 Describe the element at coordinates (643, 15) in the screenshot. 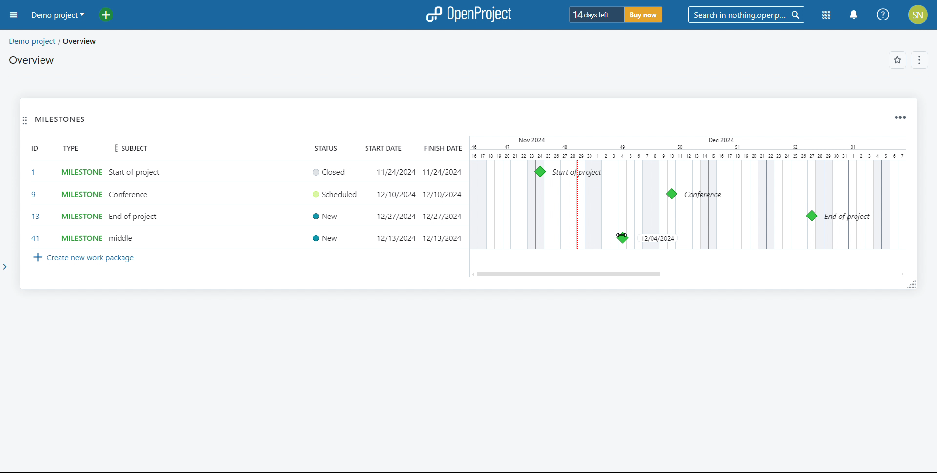

I see `buy now` at that location.